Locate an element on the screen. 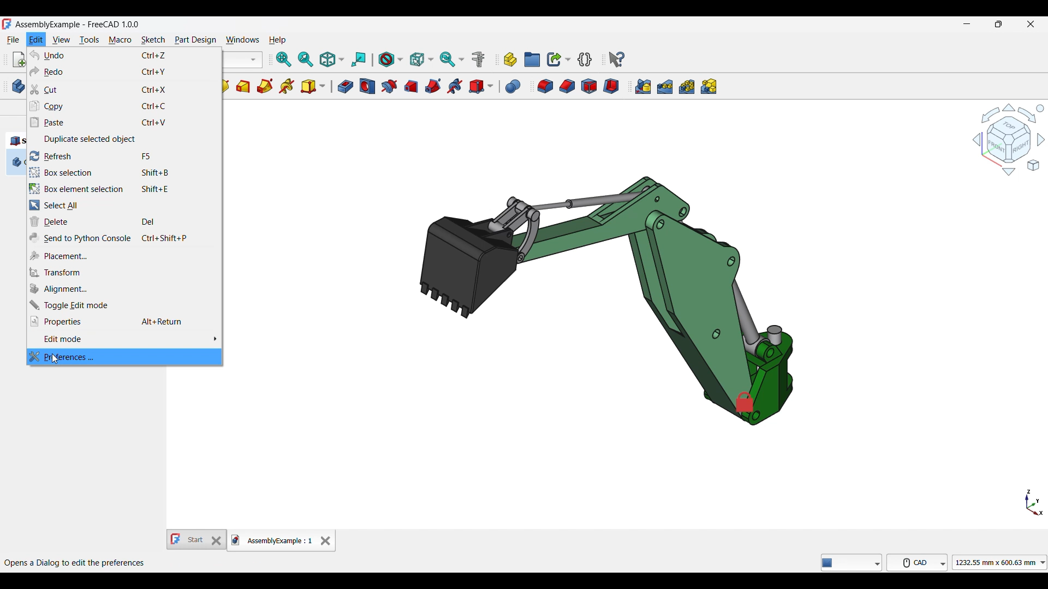  Macro menu is located at coordinates (120, 40).